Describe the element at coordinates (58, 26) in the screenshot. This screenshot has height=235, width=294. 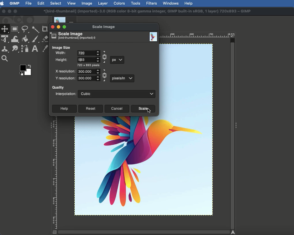
I see `Minimize` at that location.